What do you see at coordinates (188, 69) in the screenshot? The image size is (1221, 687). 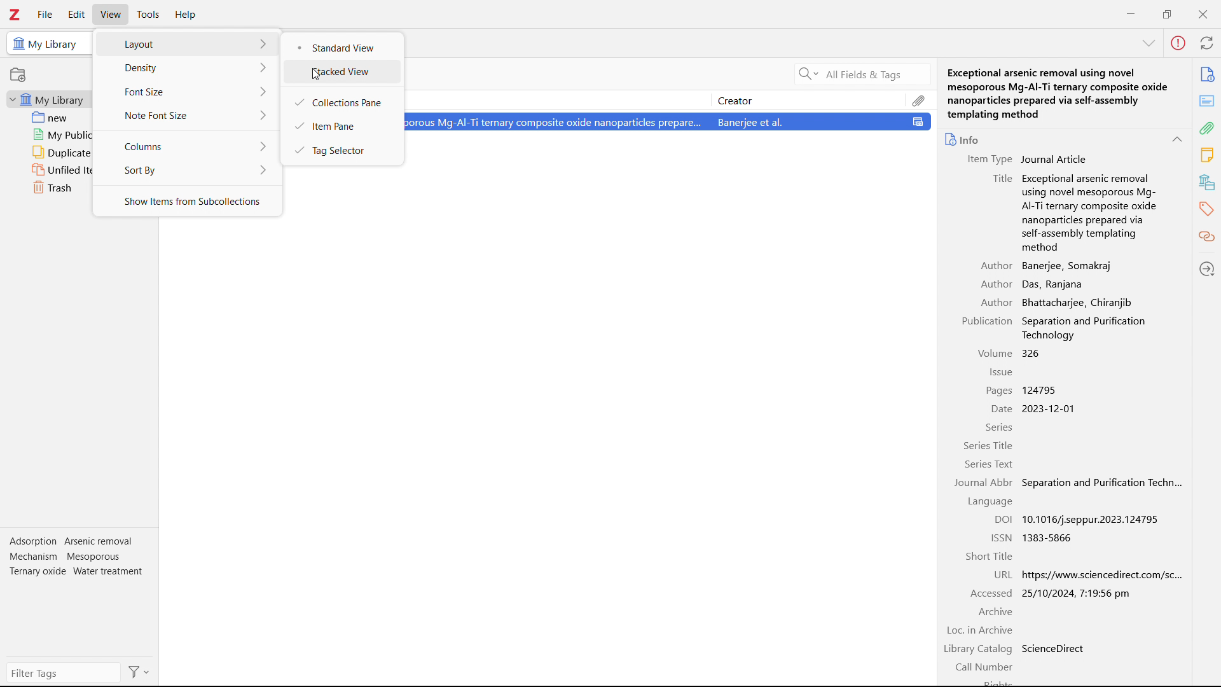 I see `density` at bounding box center [188, 69].